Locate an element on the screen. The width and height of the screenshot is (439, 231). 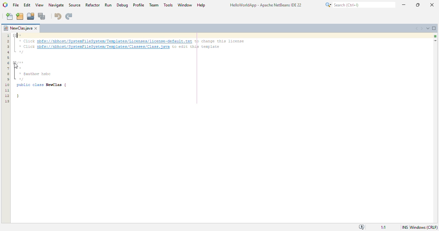
close window is located at coordinates (36, 28).